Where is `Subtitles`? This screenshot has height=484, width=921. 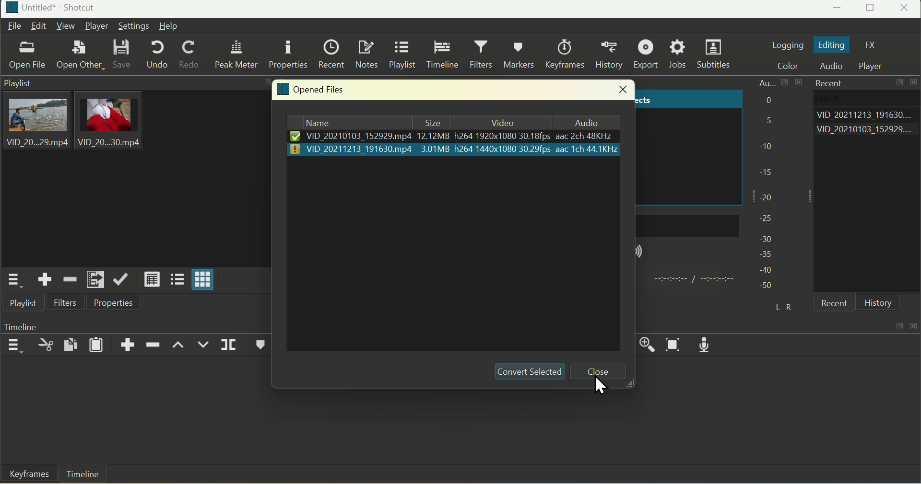
Subtitles is located at coordinates (716, 55).